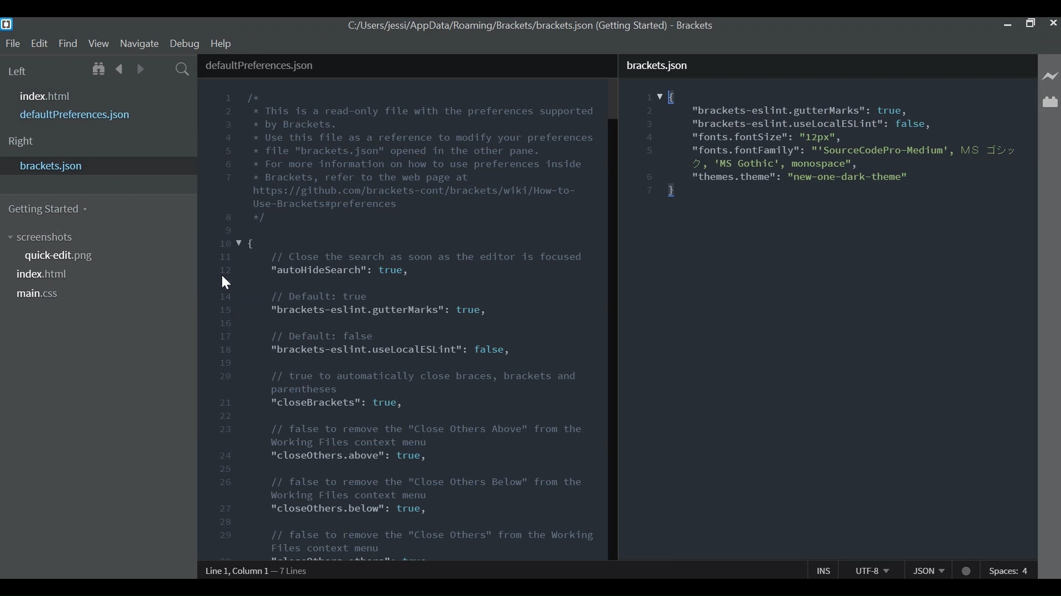 This screenshot has width=1061, height=596. Describe the element at coordinates (1032, 25) in the screenshot. I see `Restore` at that location.